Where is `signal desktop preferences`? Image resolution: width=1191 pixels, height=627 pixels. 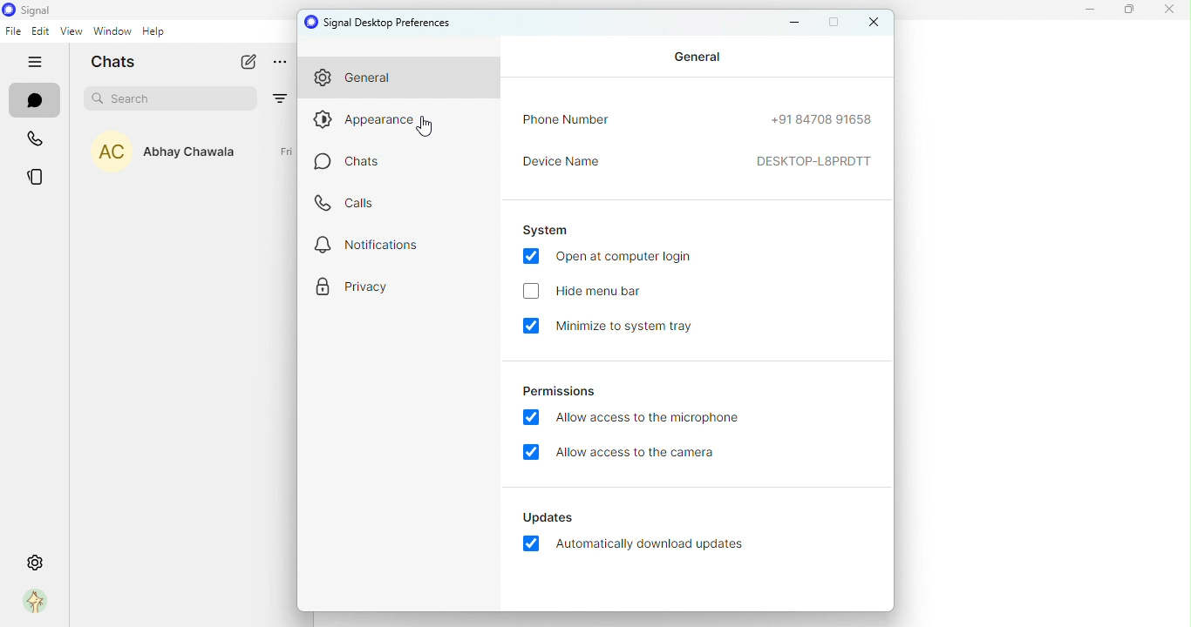
signal desktop preferences is located at coordinates (383, 22).